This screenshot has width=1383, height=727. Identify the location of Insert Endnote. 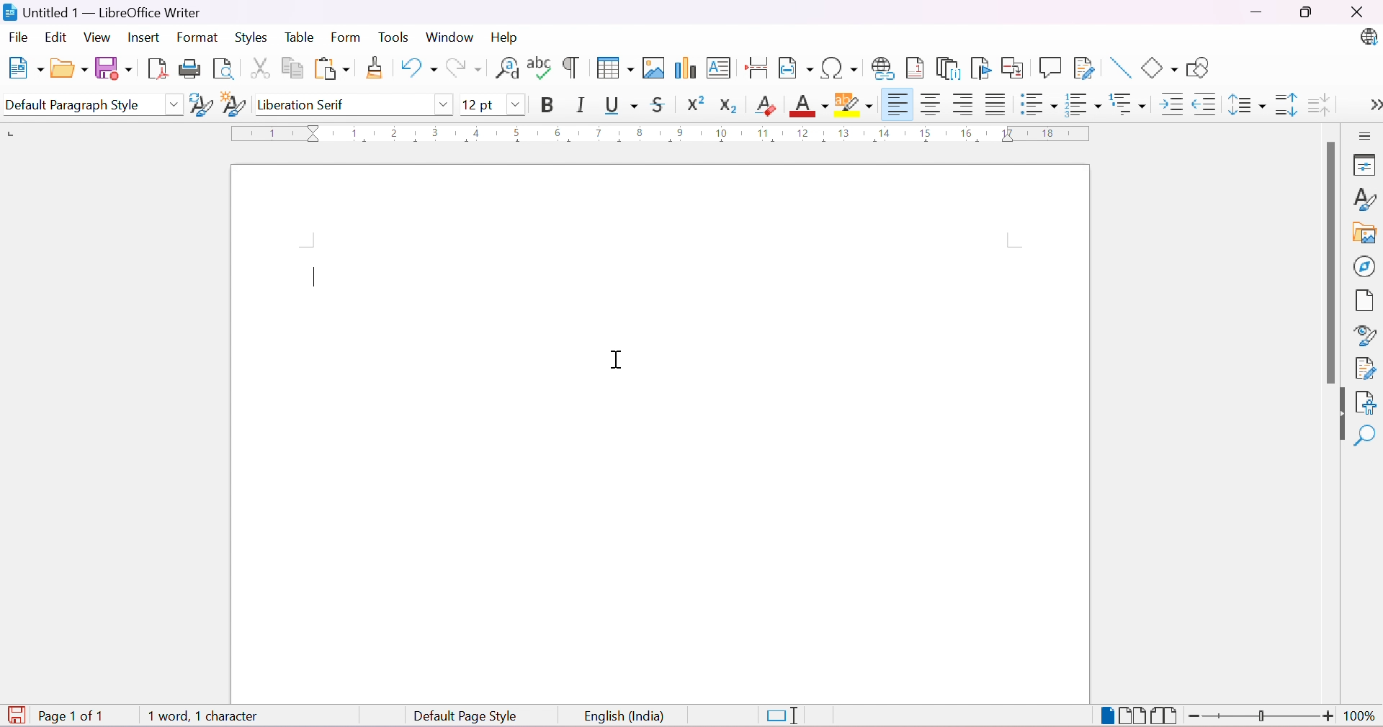
(946, 68).